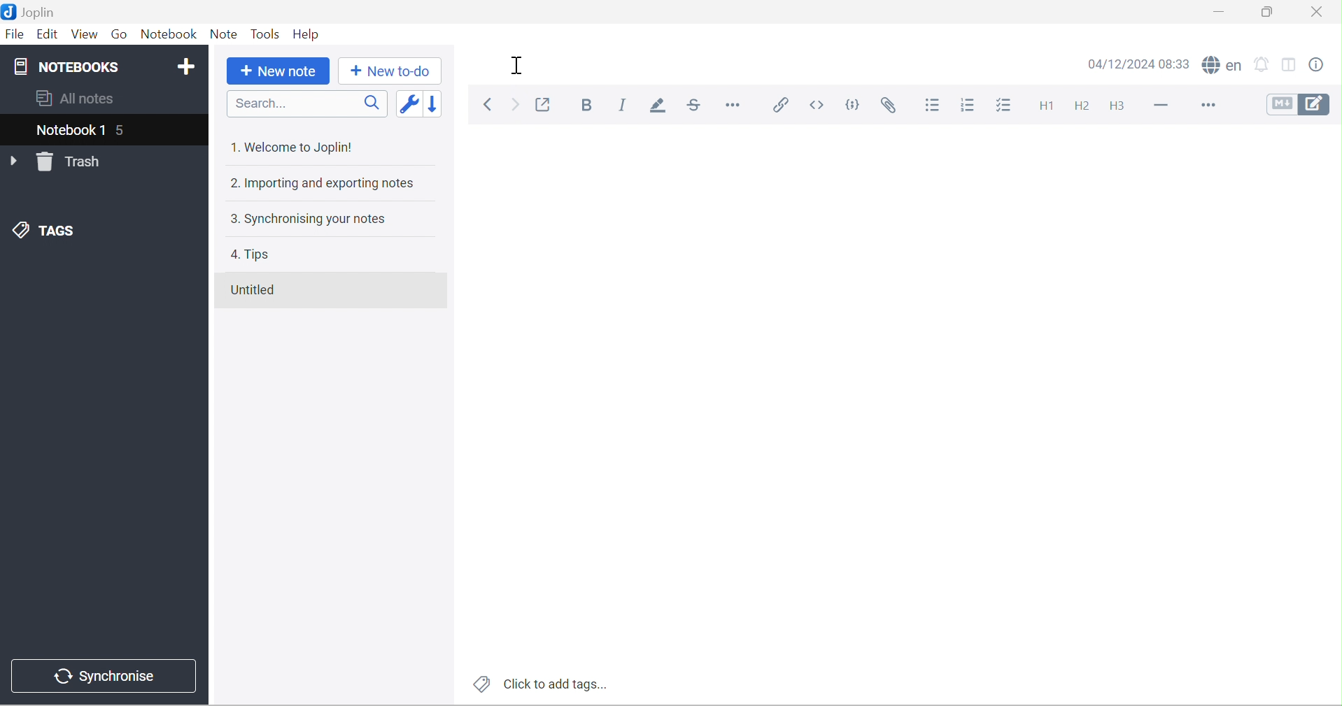  What do you see at coordinates (816, 106) in the screenshot?
I see `Inline code` at bounding box center [816, 106].